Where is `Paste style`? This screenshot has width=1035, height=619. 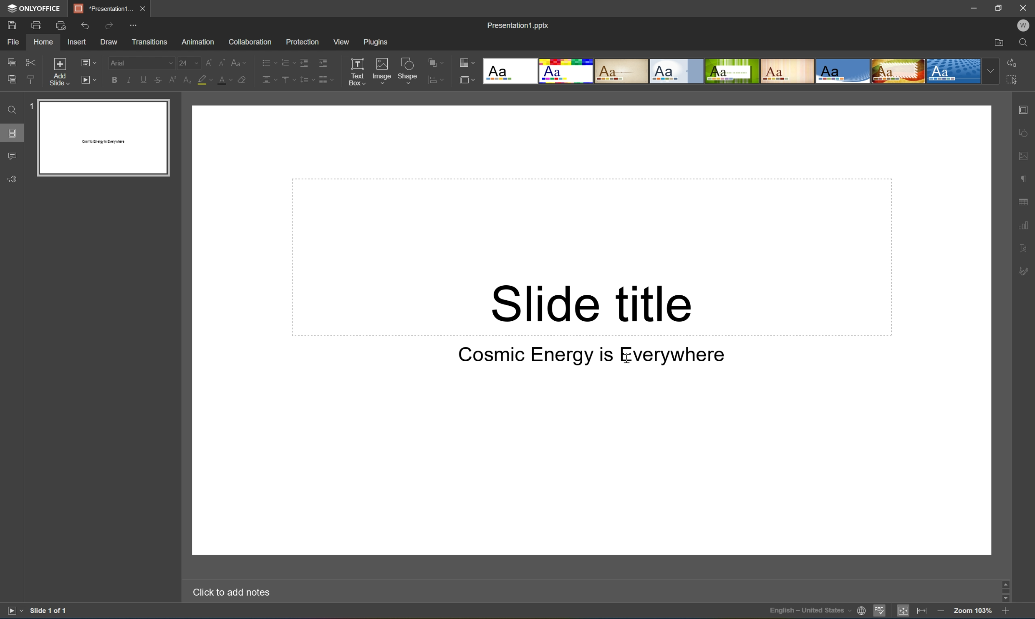
Paste style is located at coordinates (33, 79).